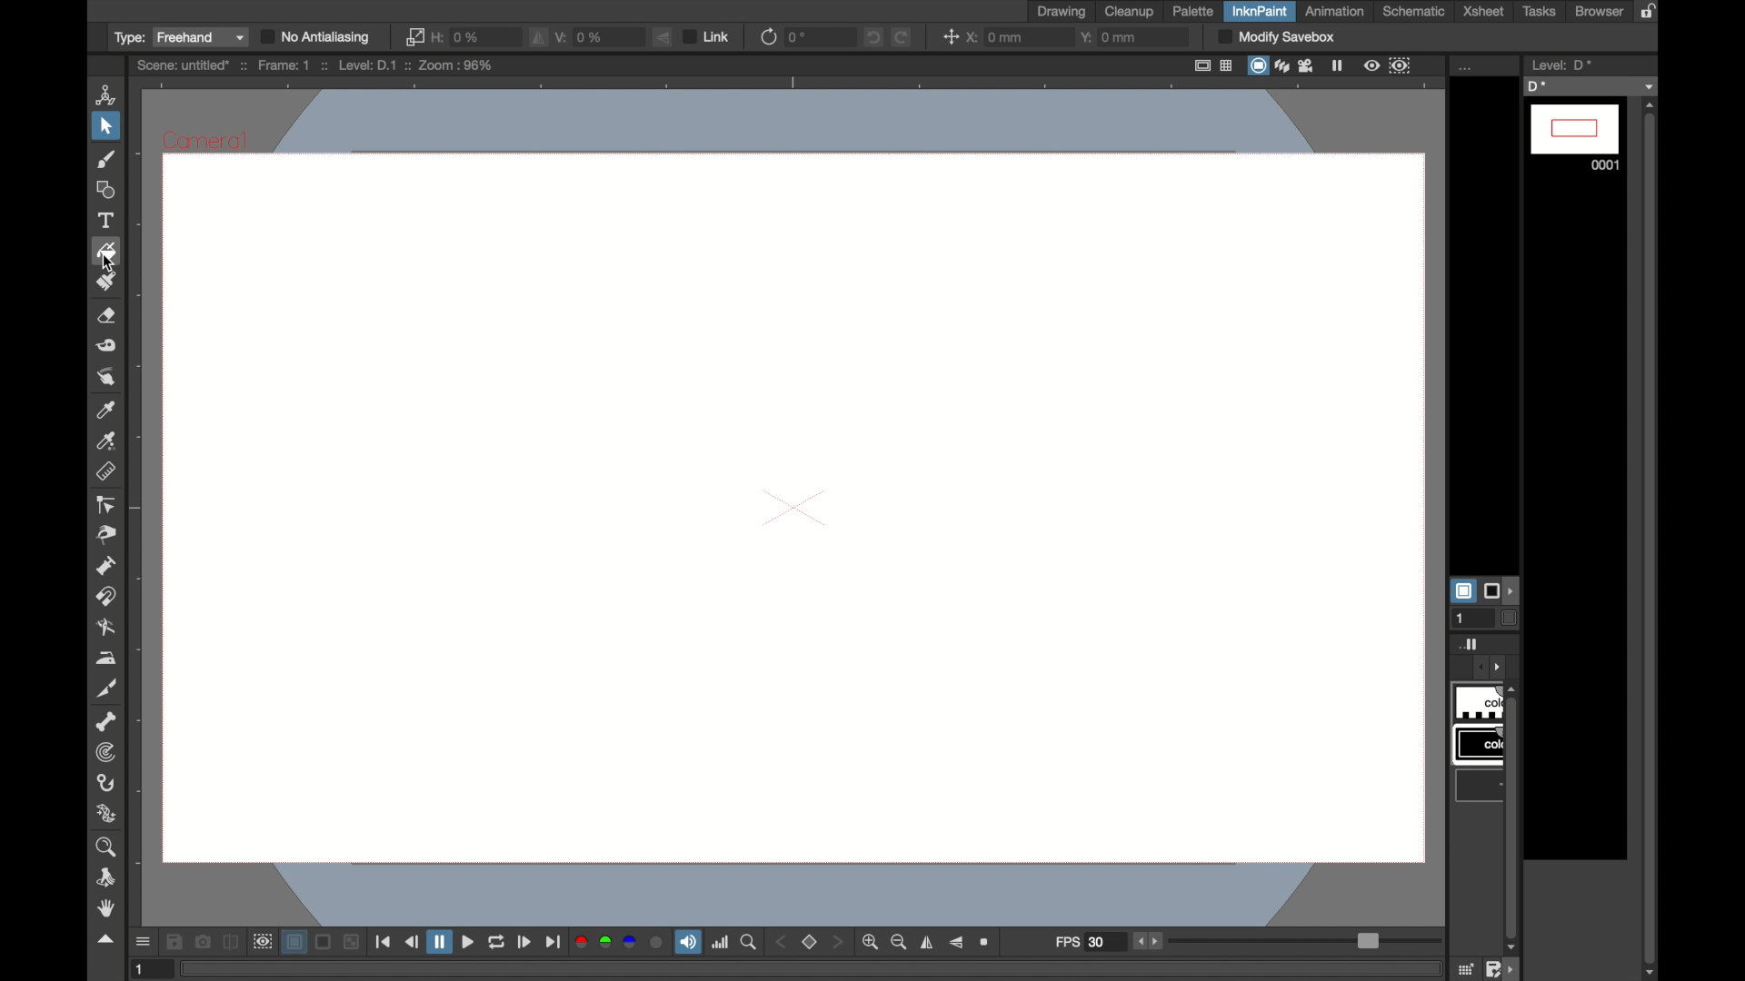 The height and width of the screenshot is (981, 1745). What do you see at coordinates (630, 943) in the screenshot?
I see `blue` at bounding box center [630, 943].